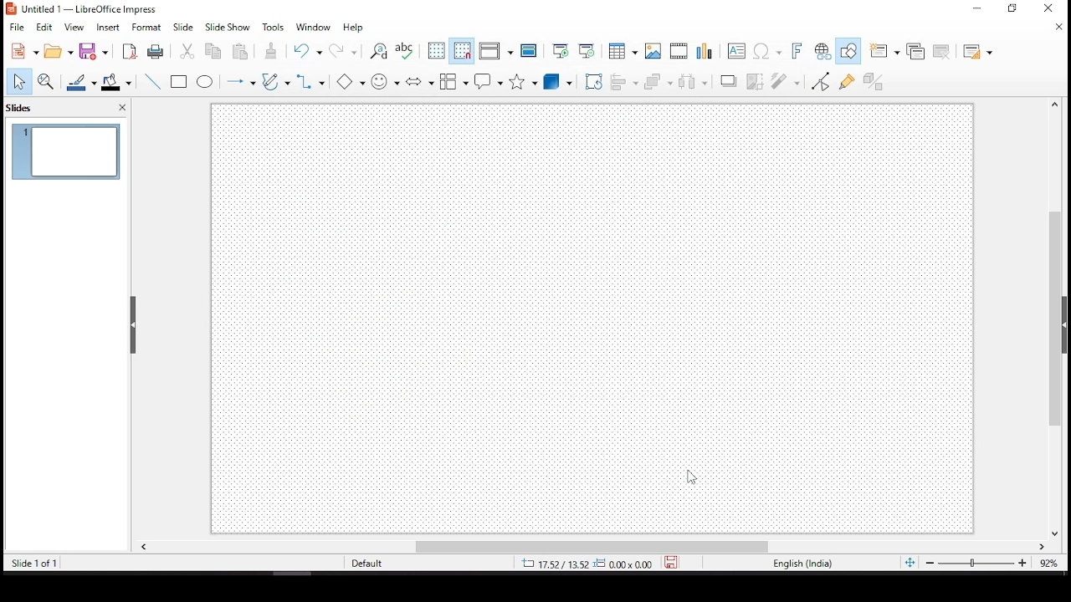 The width and height of the screenshot is (1071, 602). I want to click on crop image, so click(752, 81).